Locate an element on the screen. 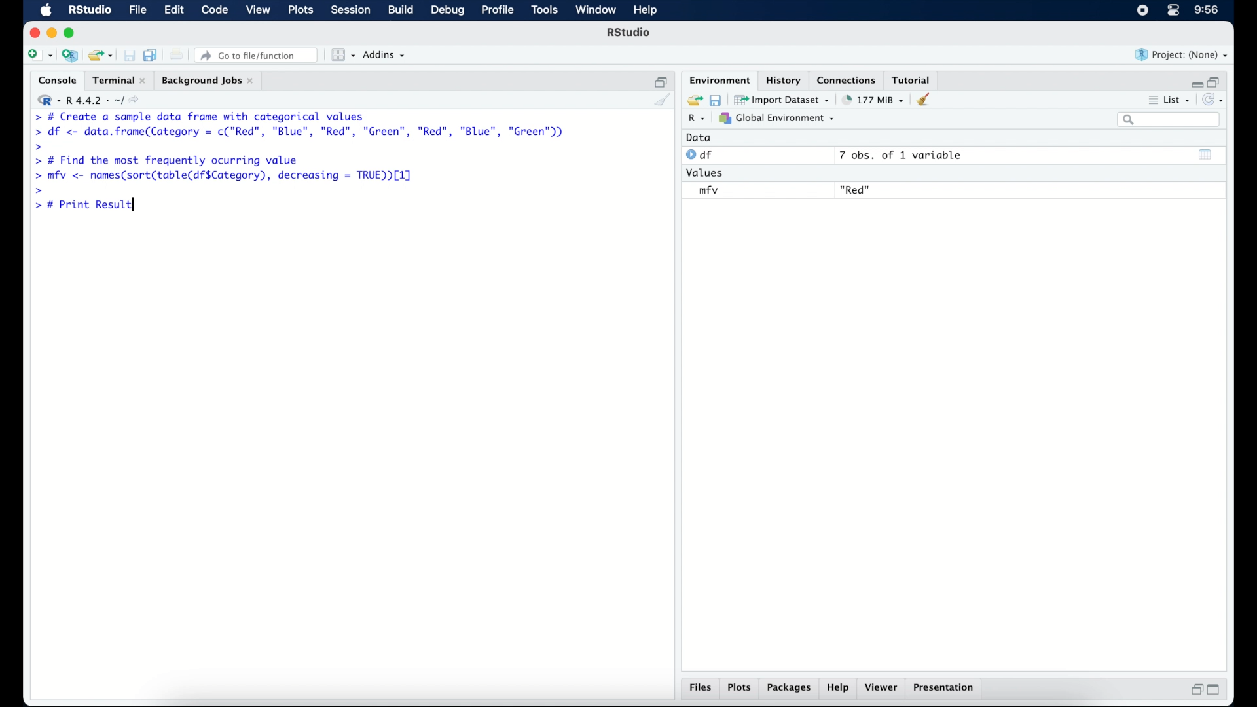 The width and height of the screenshot is (1257, 707). R is located at coordinates (699, 119).